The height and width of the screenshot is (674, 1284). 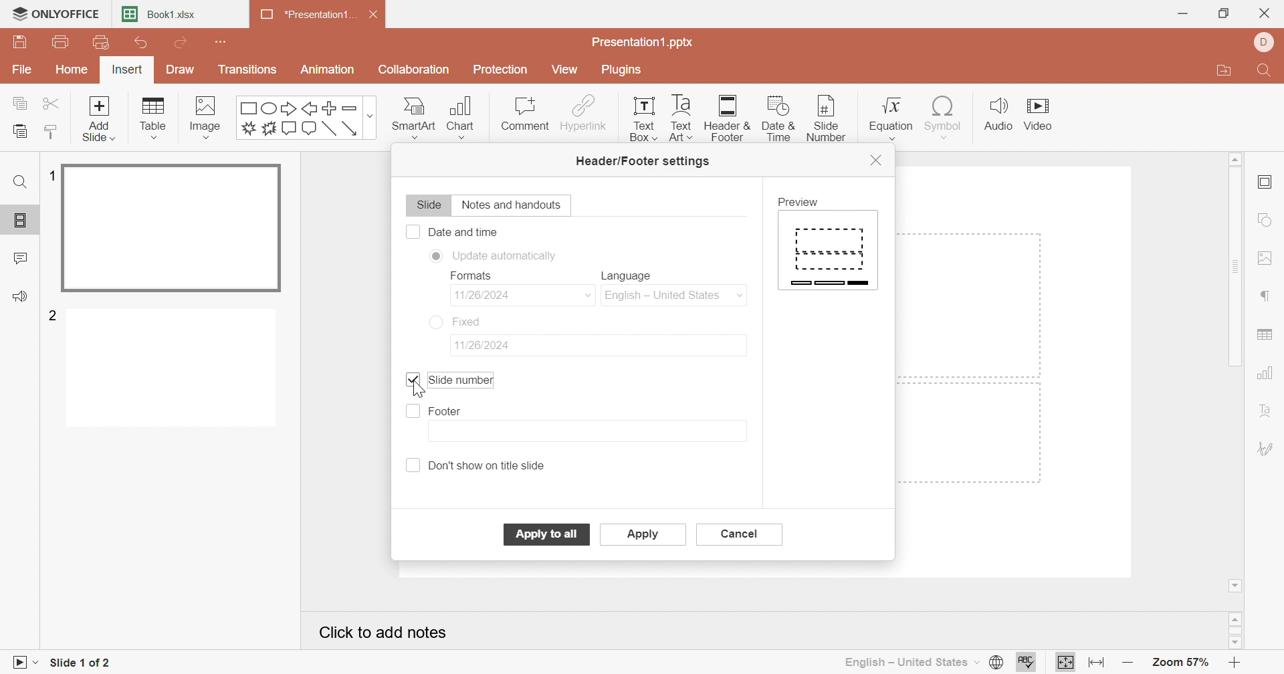 What do you see at coordinates (1266, 412) in the screenshot?
I see `Text Art settings` at bounding box center [1266, 412].